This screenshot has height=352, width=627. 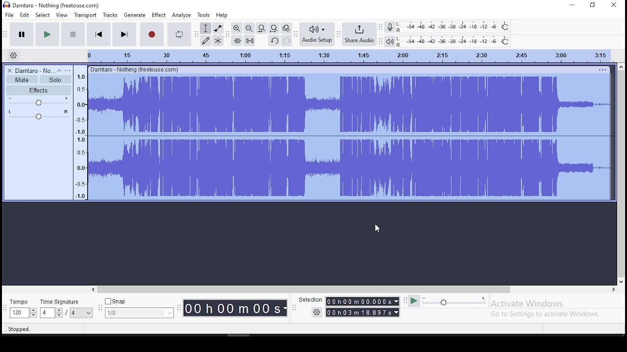 I want to click on view, so click(x=62, y=15).